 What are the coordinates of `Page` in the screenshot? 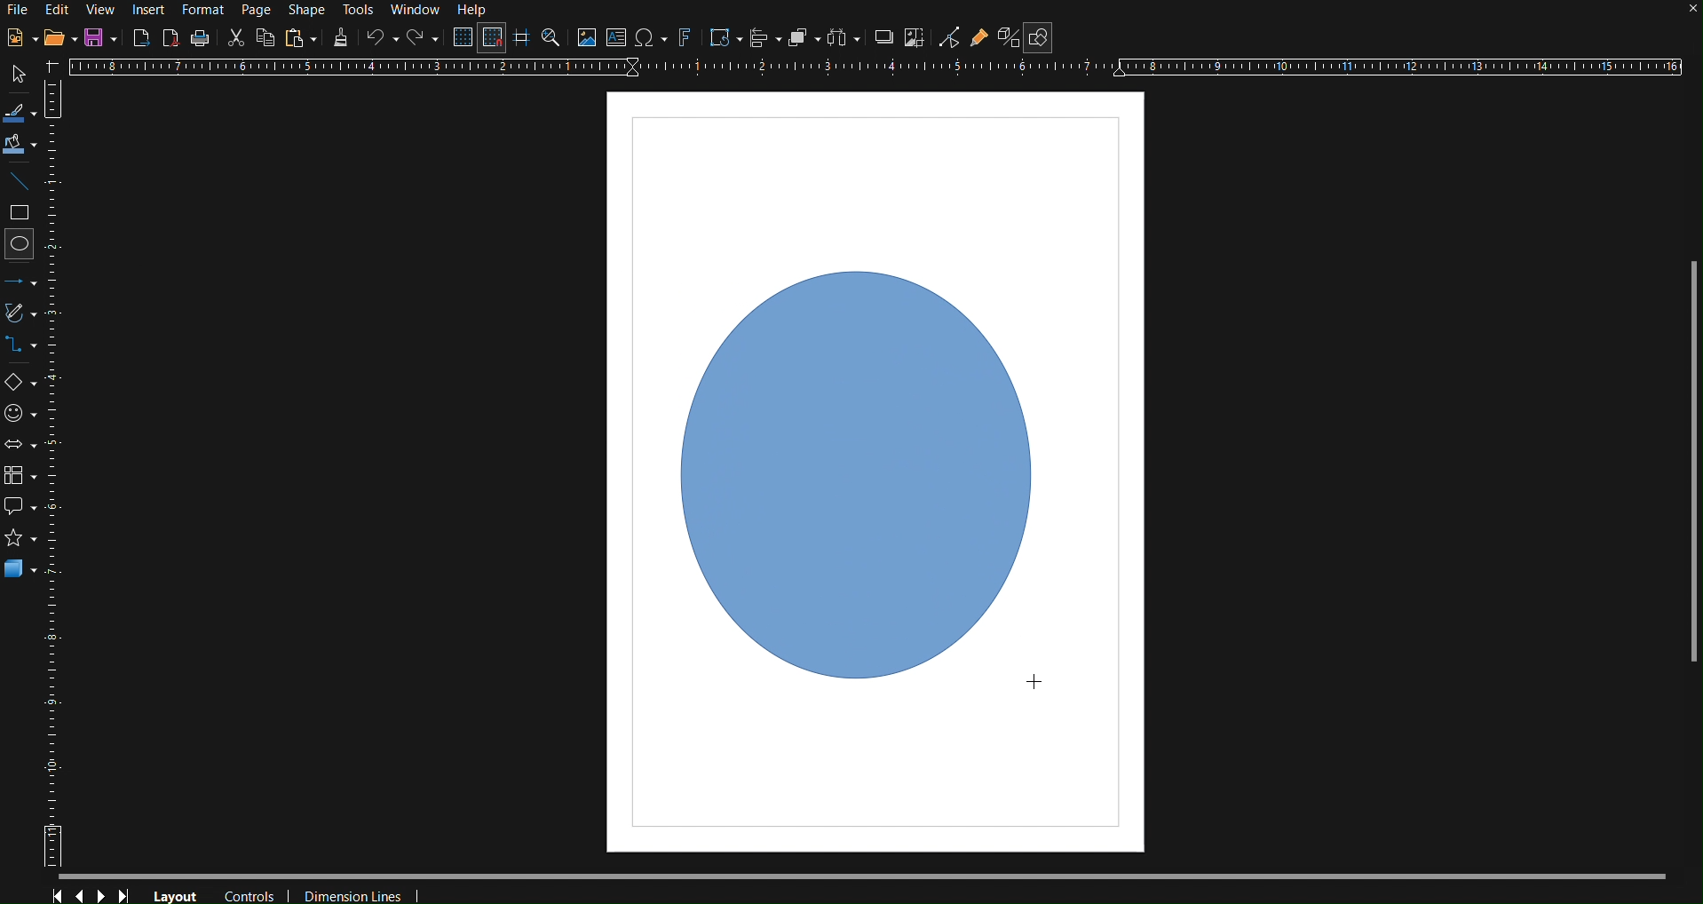 It's located at (259, 11).